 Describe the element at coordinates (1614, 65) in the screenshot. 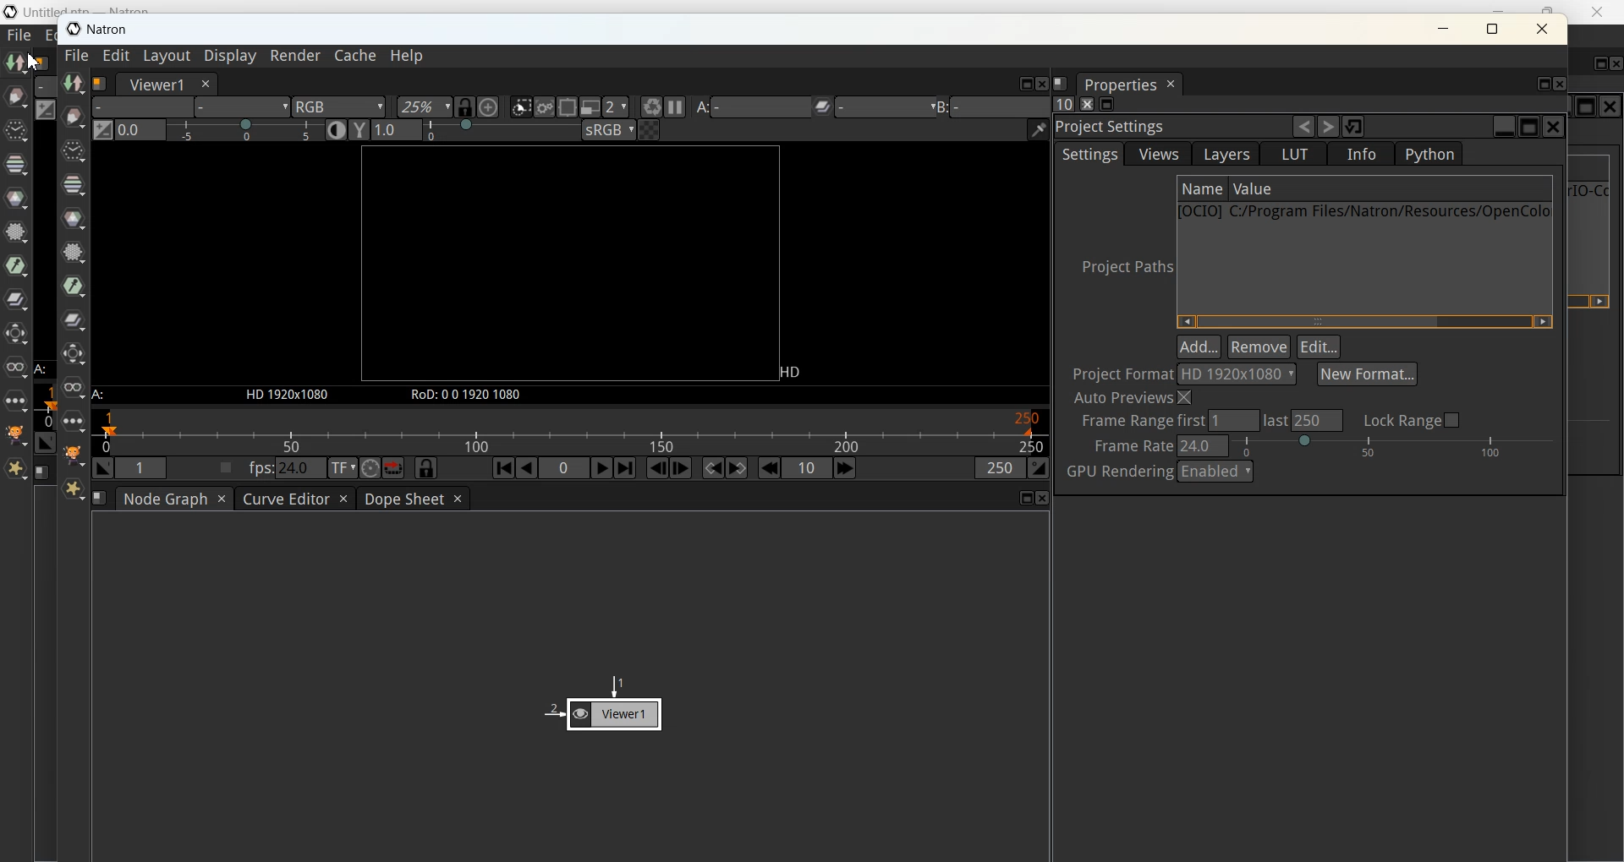

I see `Close` at that location.